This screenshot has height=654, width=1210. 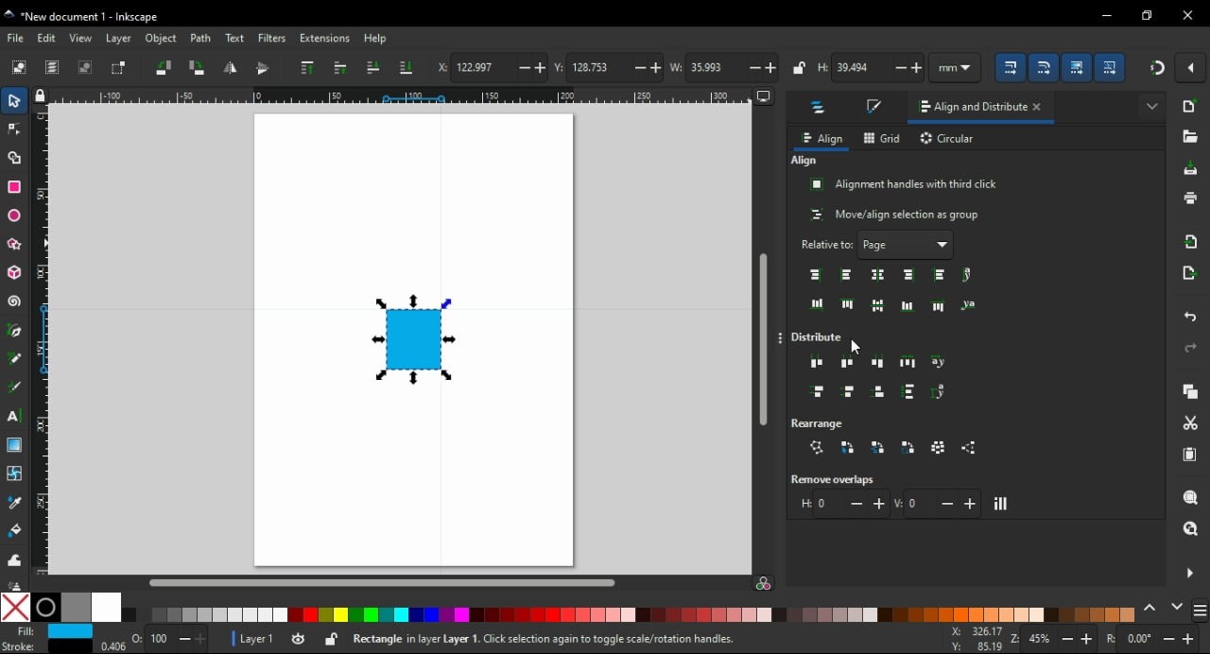 What do you see at coordinates (818, 393) in the screenshot?
I see `distribute vertically with even spacing between top edges` at bounding box center [818, 393].